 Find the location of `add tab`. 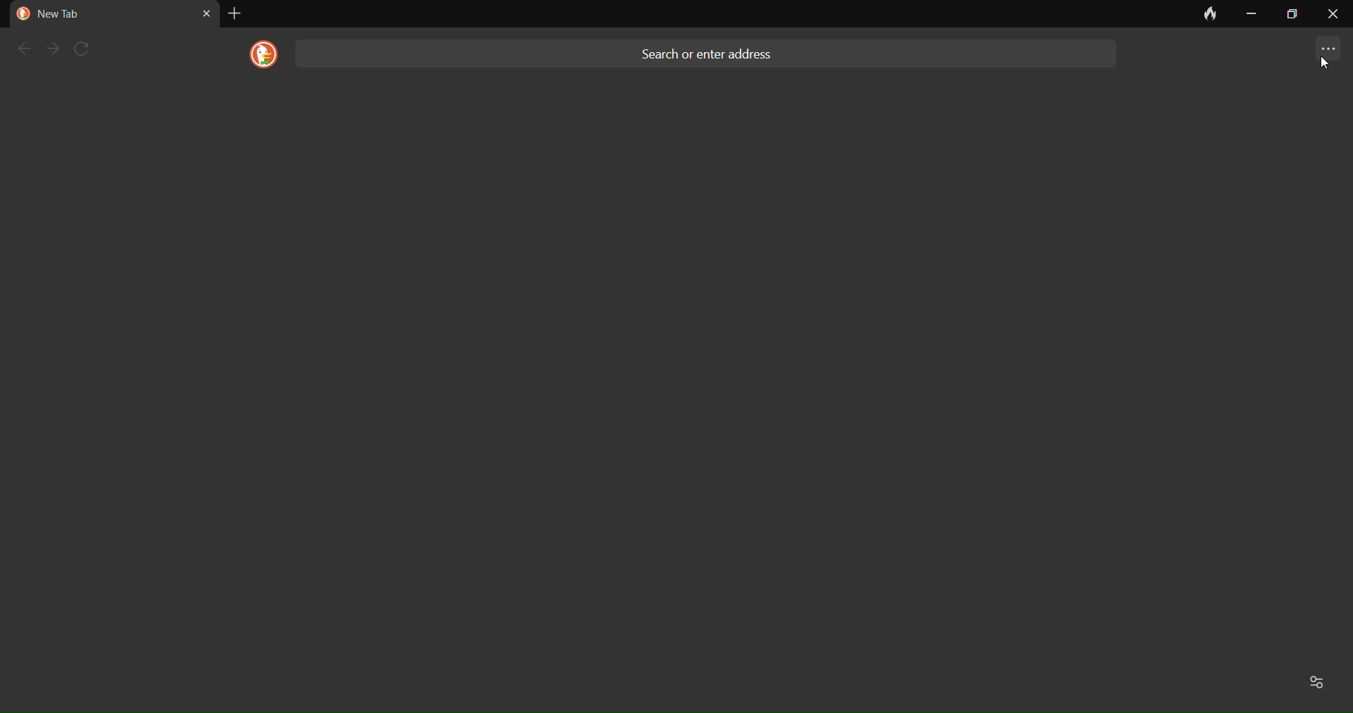

add tab is located at coordinates (233, 13).